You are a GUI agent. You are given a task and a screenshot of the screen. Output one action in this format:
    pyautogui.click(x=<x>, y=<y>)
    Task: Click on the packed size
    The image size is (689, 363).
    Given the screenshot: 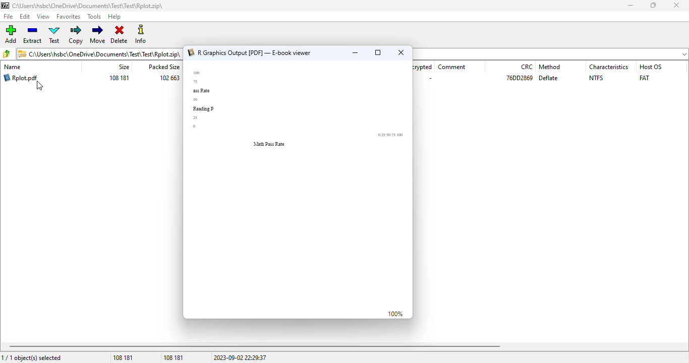 What is the action you would take?
    pyautogui.click(x=162, y=67)
    